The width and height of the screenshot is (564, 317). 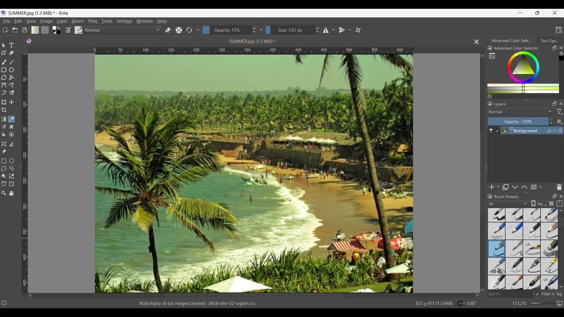 I want to click on Normal, so click(x=521, y=112).